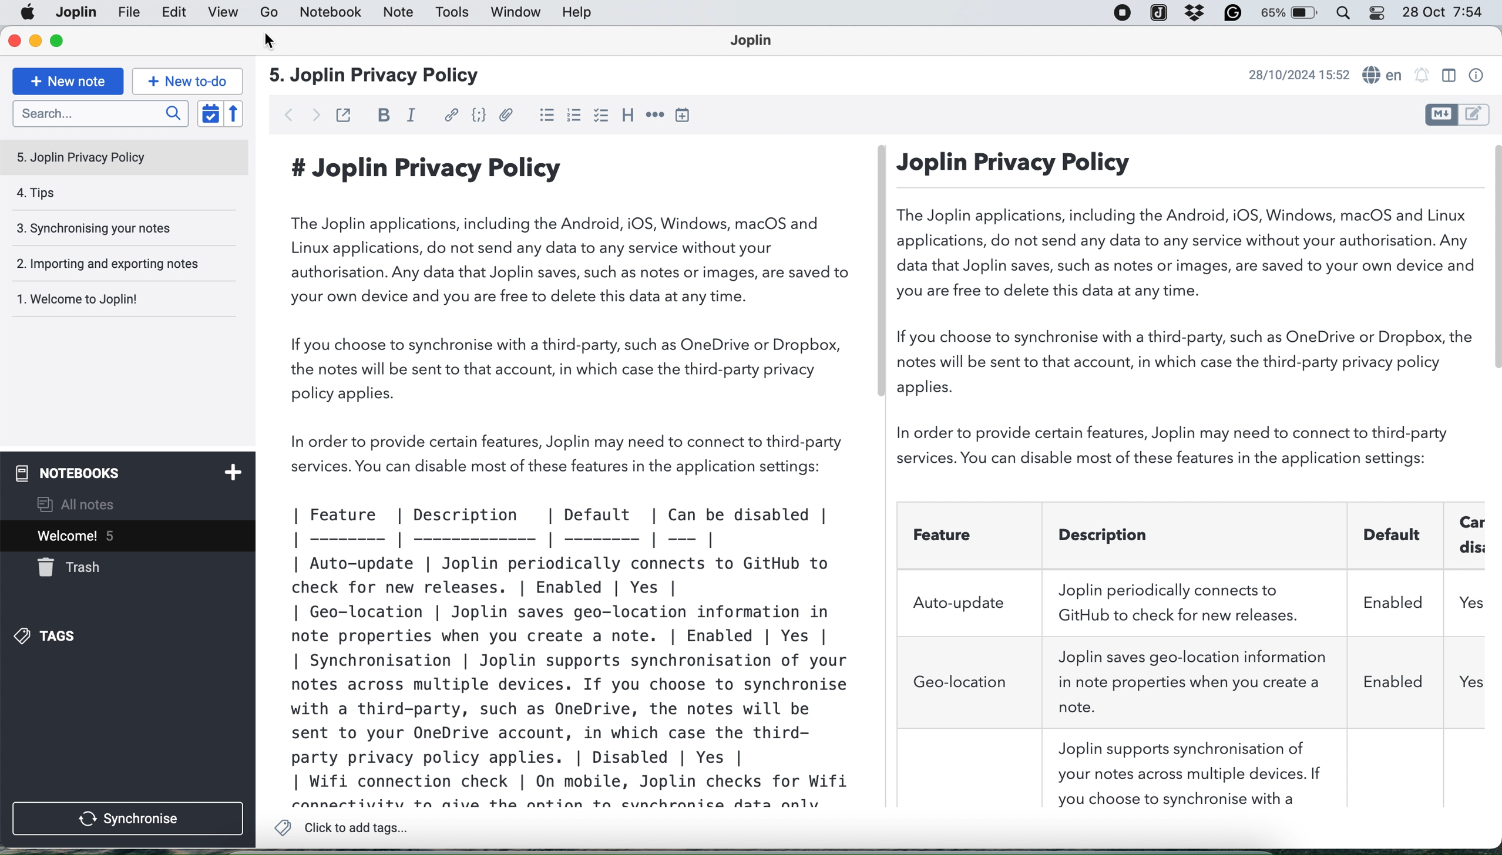 The width and height of the screenshot is (1502, 855). Describe the element at coordinates (758, 42) in the screenshot. I see `Joplin` at that location.